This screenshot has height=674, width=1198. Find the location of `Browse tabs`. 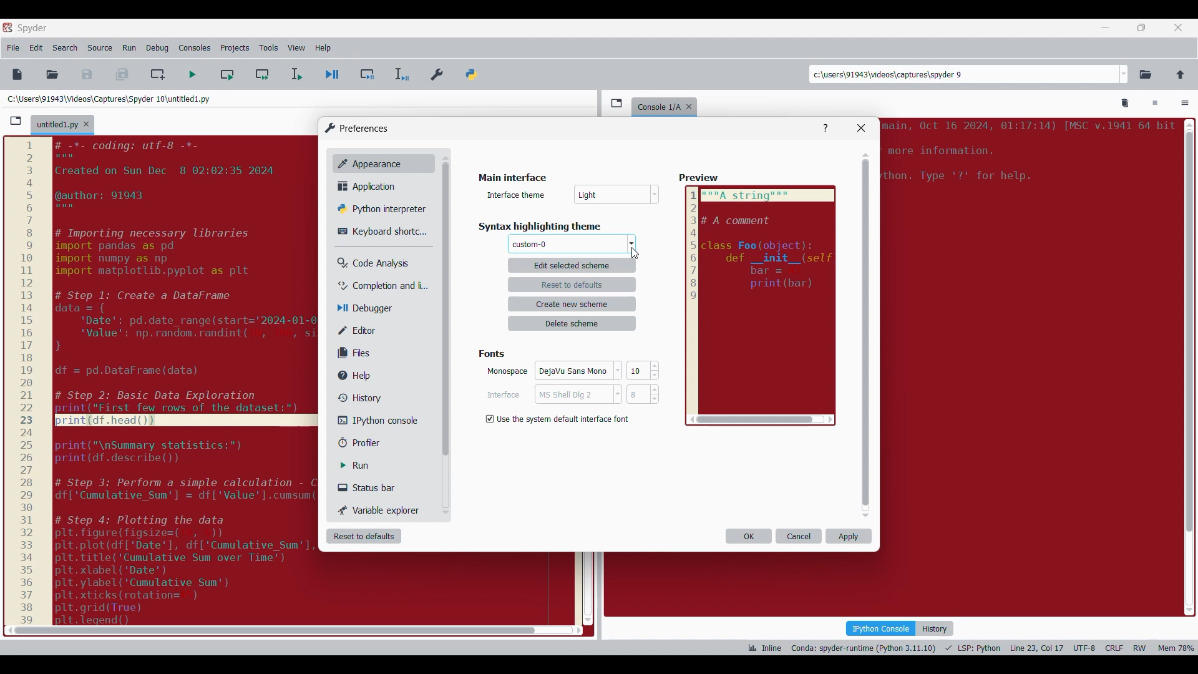

Browse tabs is located at coordinates (16, 121).